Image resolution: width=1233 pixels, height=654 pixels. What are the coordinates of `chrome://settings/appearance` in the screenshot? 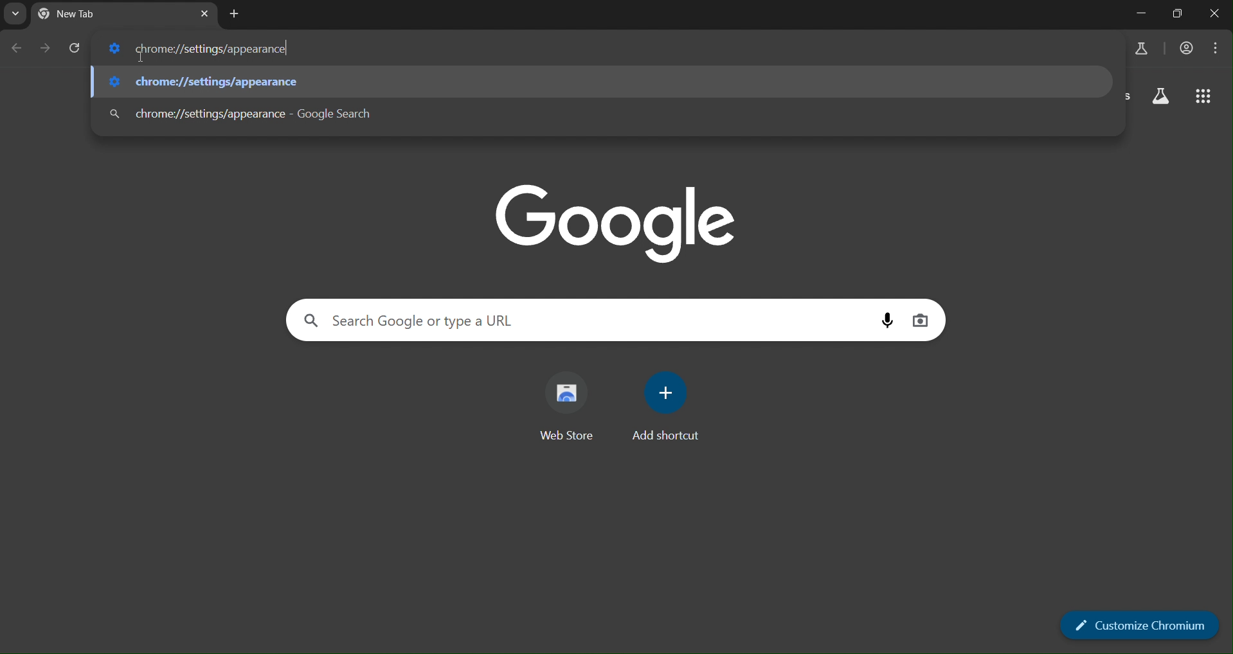 It's located at (217, 81).